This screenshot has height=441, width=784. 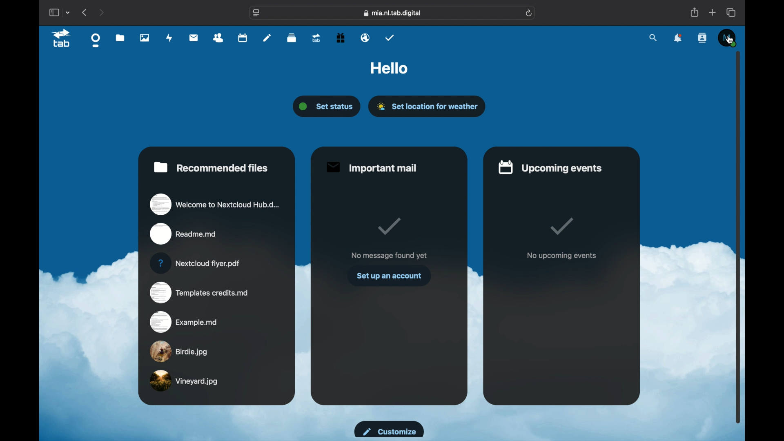 What do you see at coordinates (727, 37) in the screenshot?
I see `profile` at bounding box center [727, 37].